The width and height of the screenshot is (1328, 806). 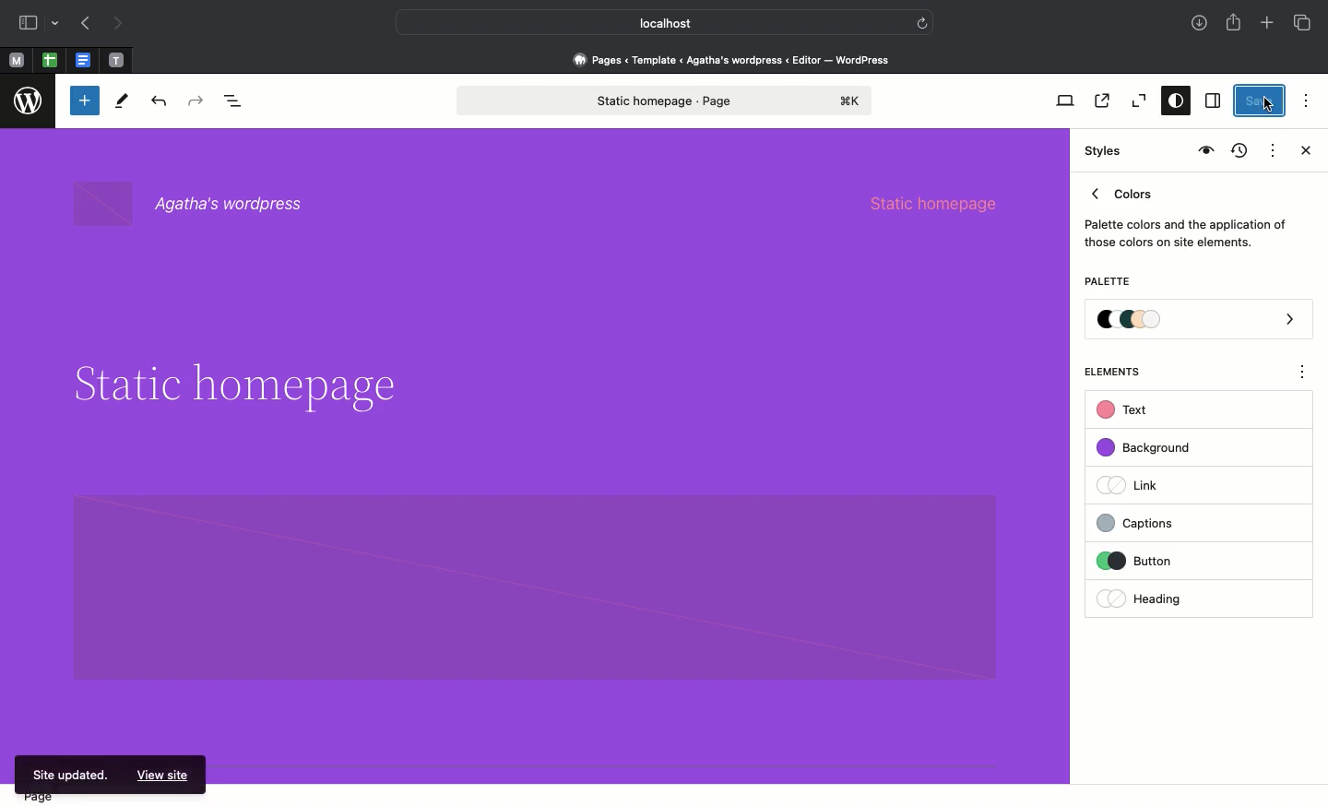 I want to click on captions, so click(x=1168, y=520).